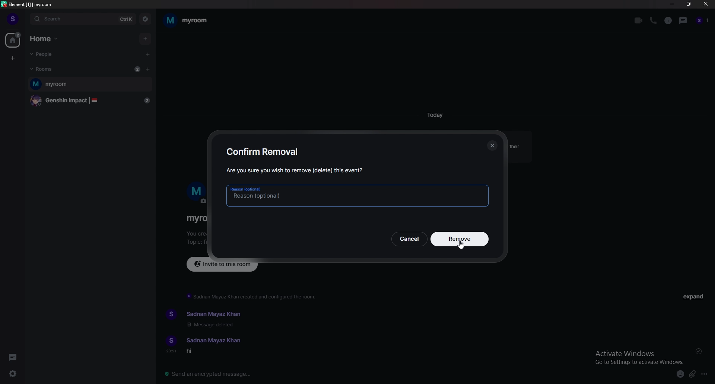 This screenshot has width=715, height=384. Describe the element at coordinates (264, 151) in the screenshot. I see `confirm removal` at that location.